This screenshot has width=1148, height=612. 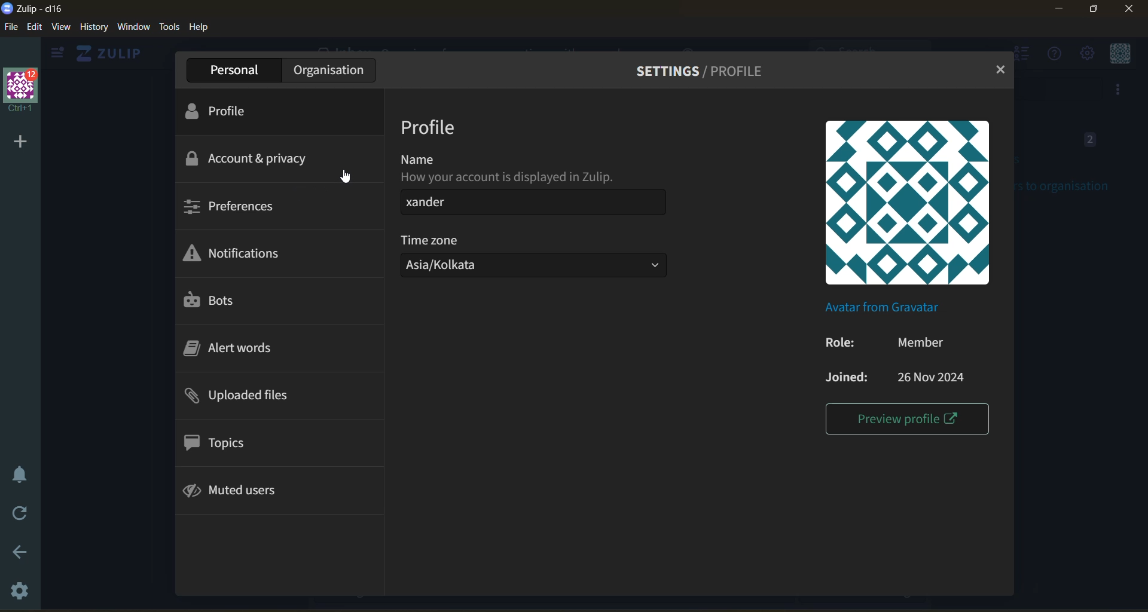 I want to click on close tab, so click(x=997, y=70).